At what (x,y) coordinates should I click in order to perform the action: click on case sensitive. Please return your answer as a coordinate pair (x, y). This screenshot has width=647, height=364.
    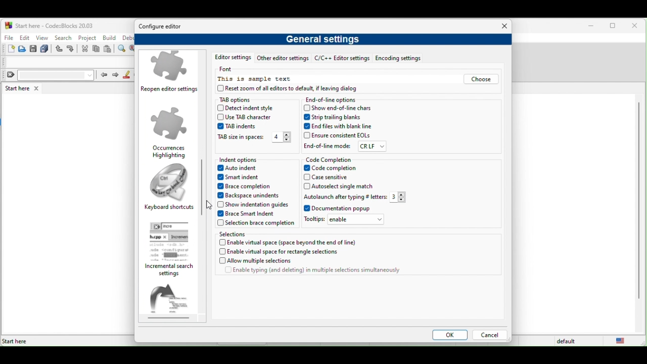
    Looking at the image, I should click on (333, 177).